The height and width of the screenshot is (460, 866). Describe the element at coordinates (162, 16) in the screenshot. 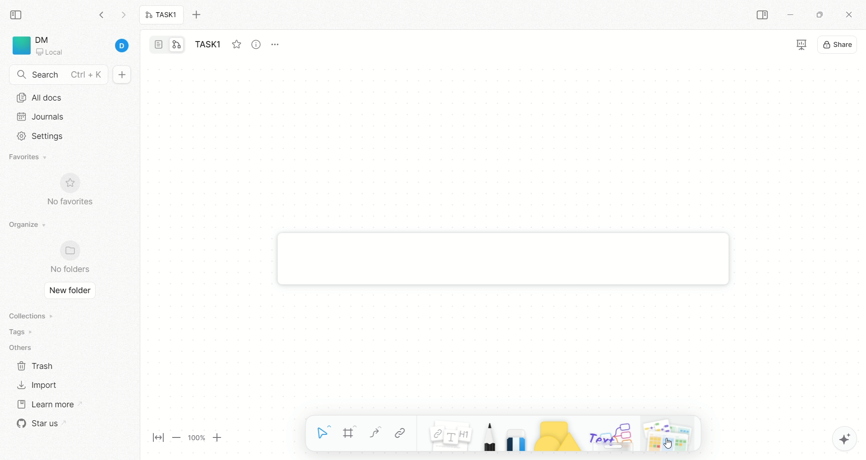

I see `task1` at that location.